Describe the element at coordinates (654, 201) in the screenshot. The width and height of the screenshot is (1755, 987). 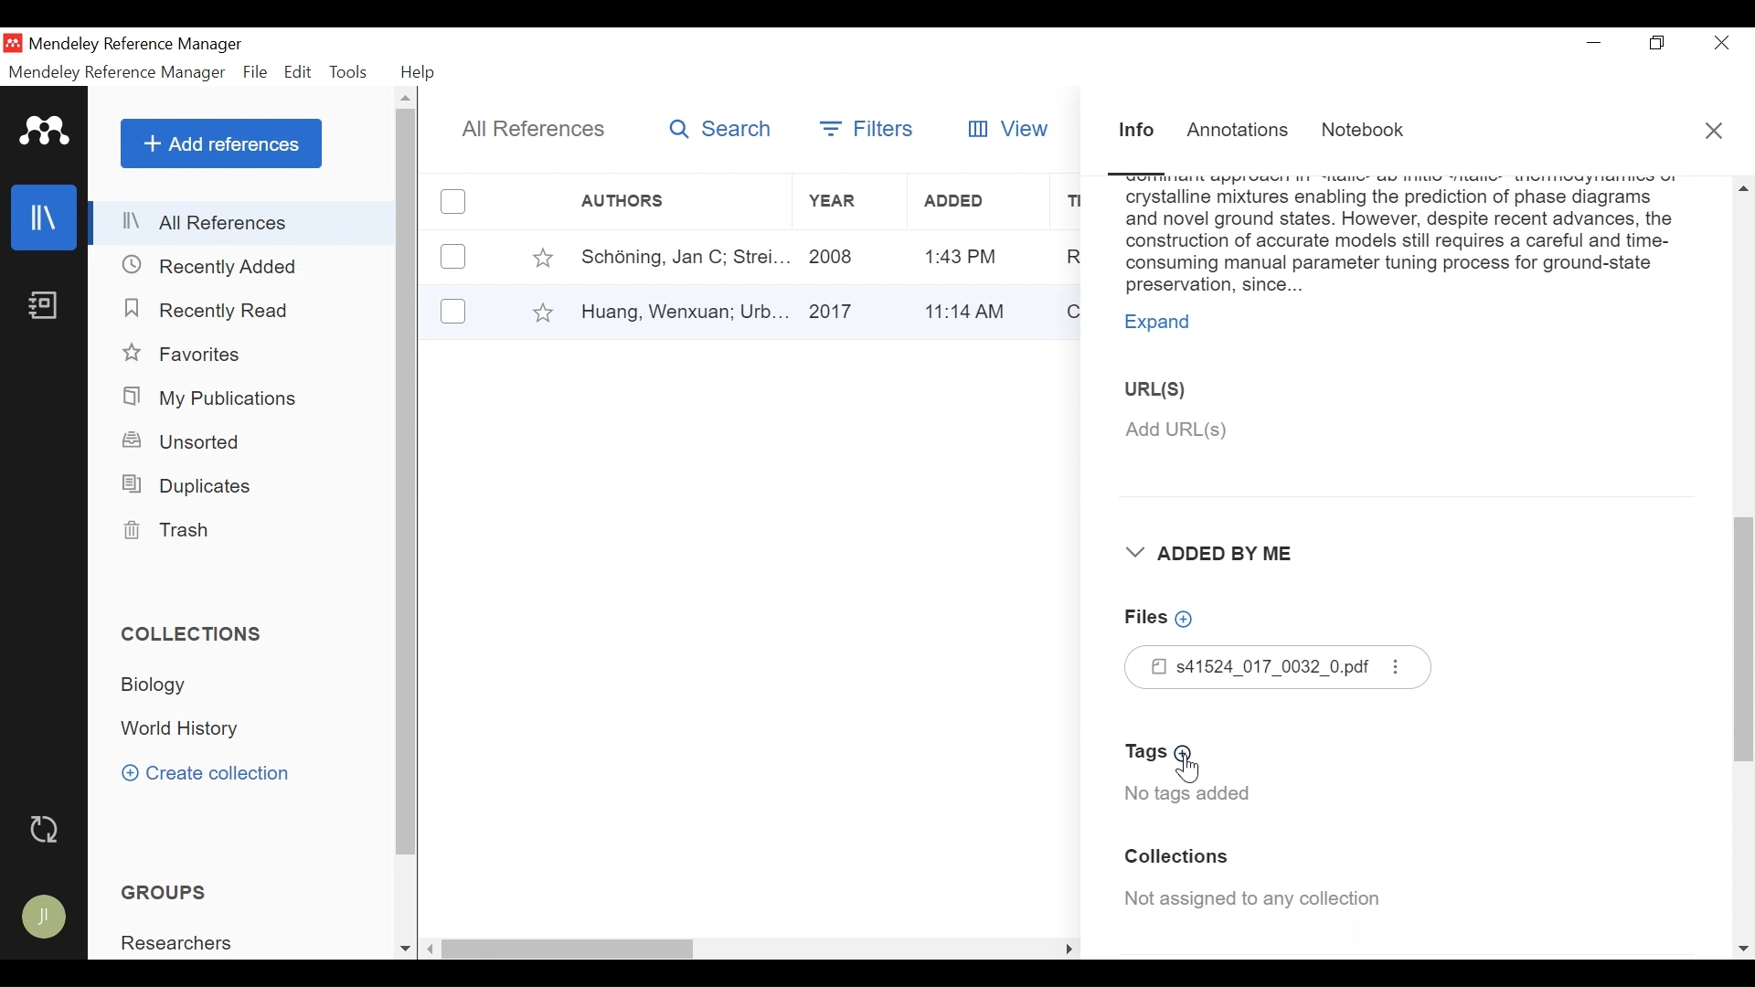
I see `Author` at that location.